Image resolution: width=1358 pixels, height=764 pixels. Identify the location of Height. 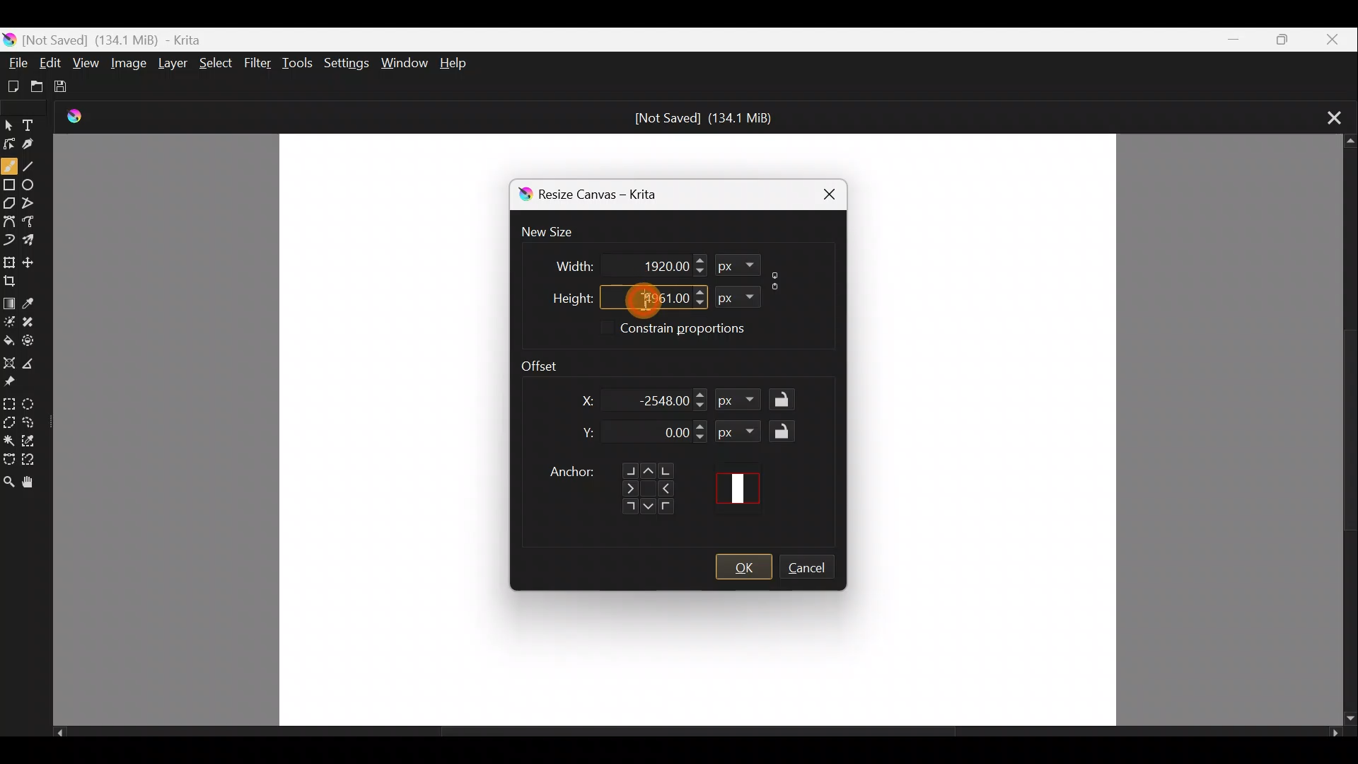
(561, 295).